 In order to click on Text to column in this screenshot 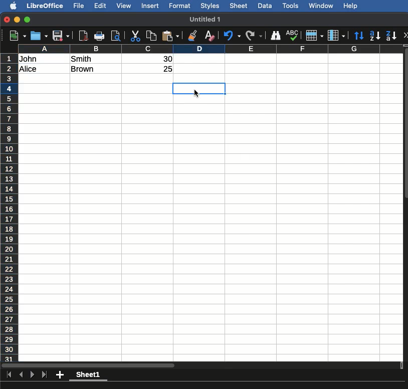, I will do `click(97, 64)`.